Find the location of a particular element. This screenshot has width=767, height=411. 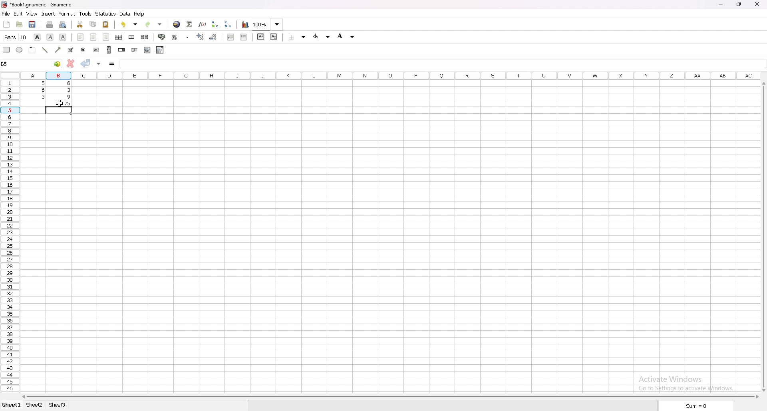

print is located at coordinates (49, 25).